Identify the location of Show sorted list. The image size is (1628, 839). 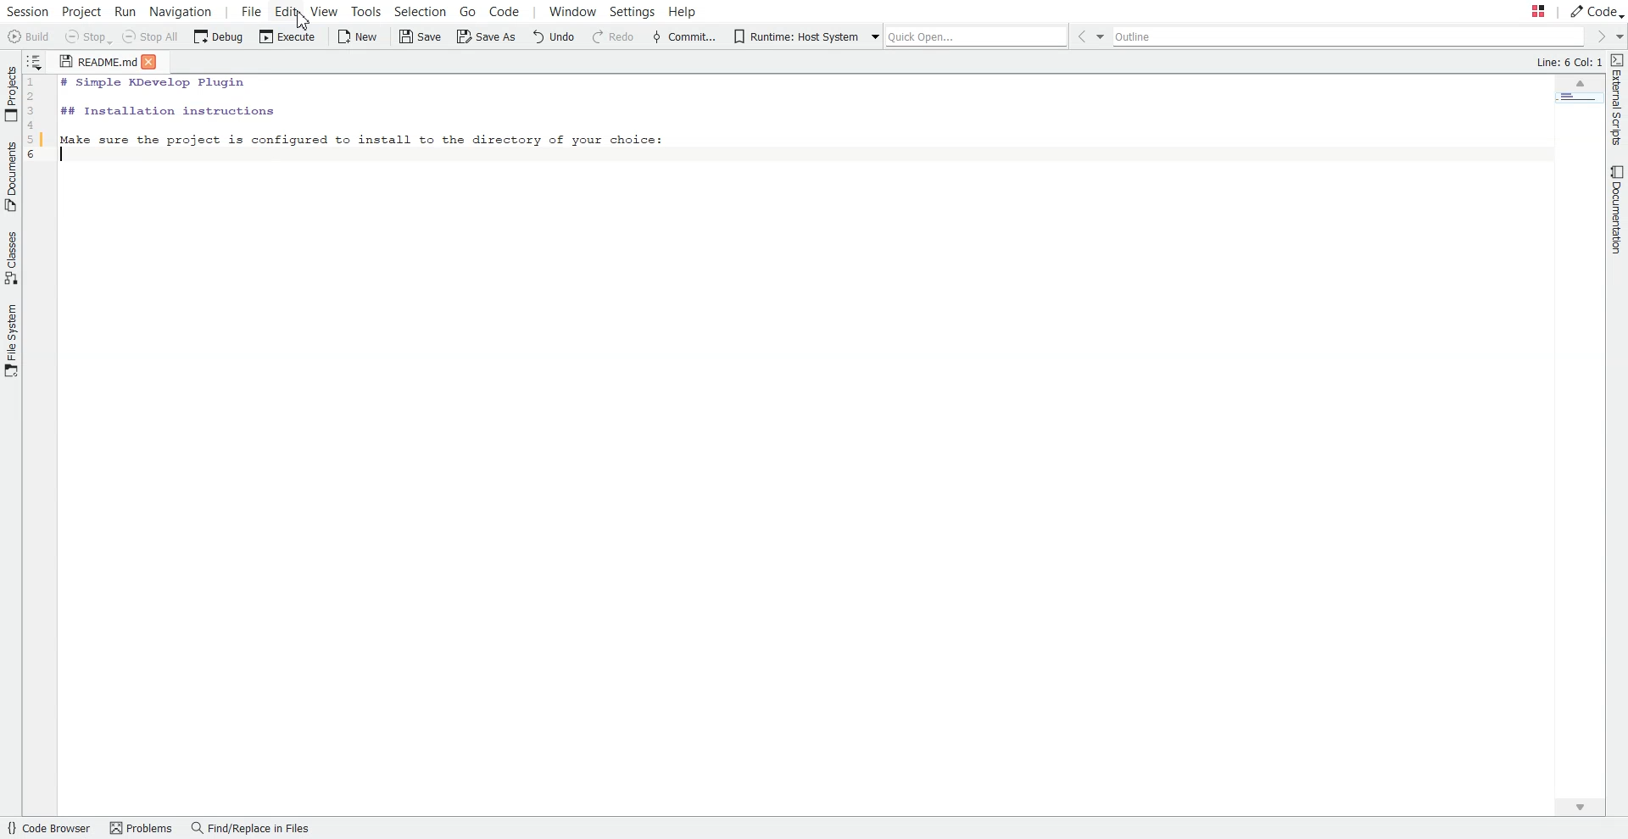
(36, 60).